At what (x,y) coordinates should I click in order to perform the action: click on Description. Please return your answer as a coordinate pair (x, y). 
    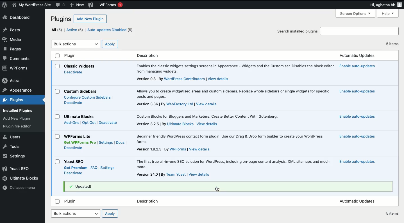
    Looking at the image, I should click on (231, 139).